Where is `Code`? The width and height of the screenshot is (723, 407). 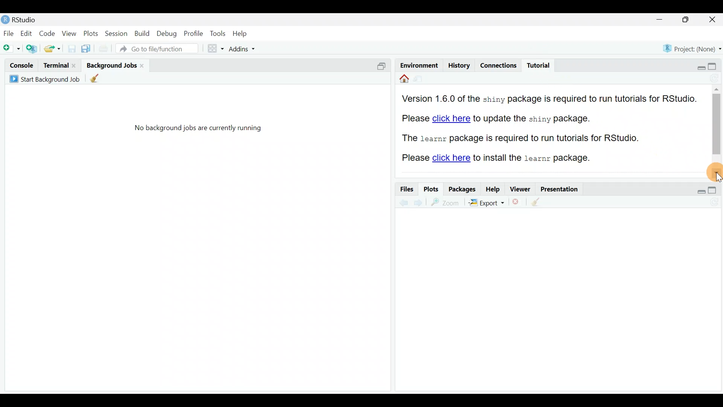
Code is located at coordinates (47, 34).